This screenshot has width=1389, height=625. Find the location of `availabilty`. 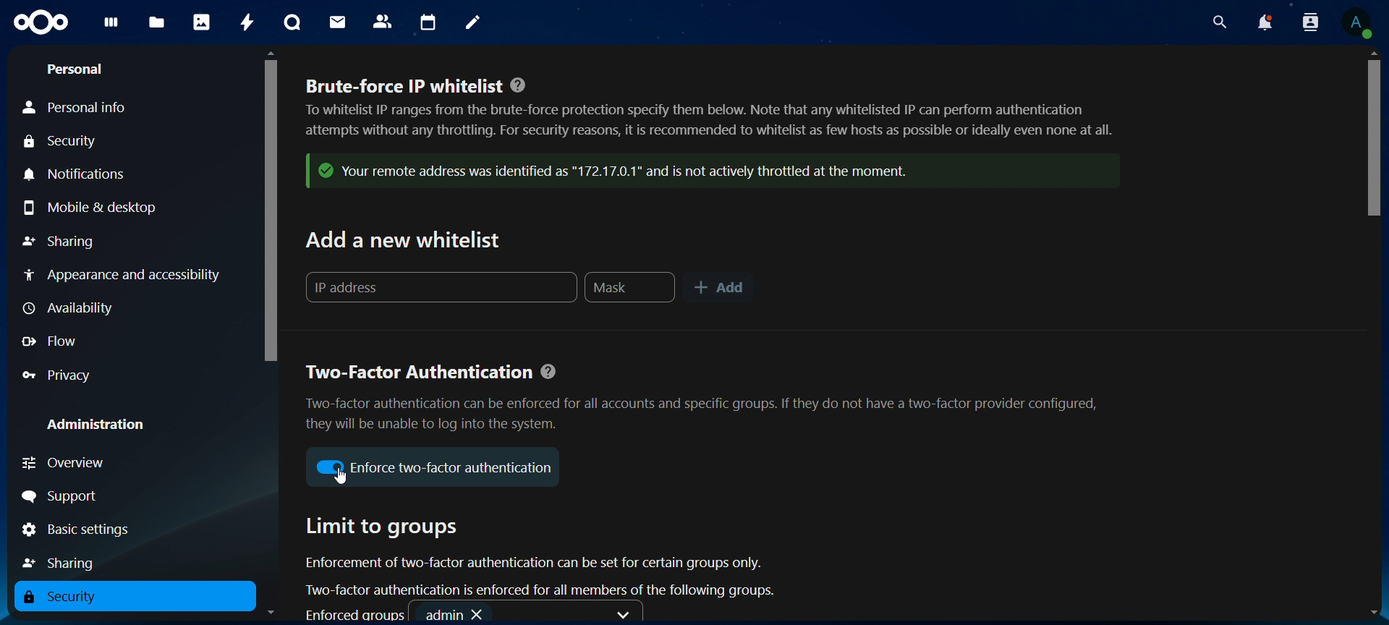

availabilty is located at coordinates (75, 307).